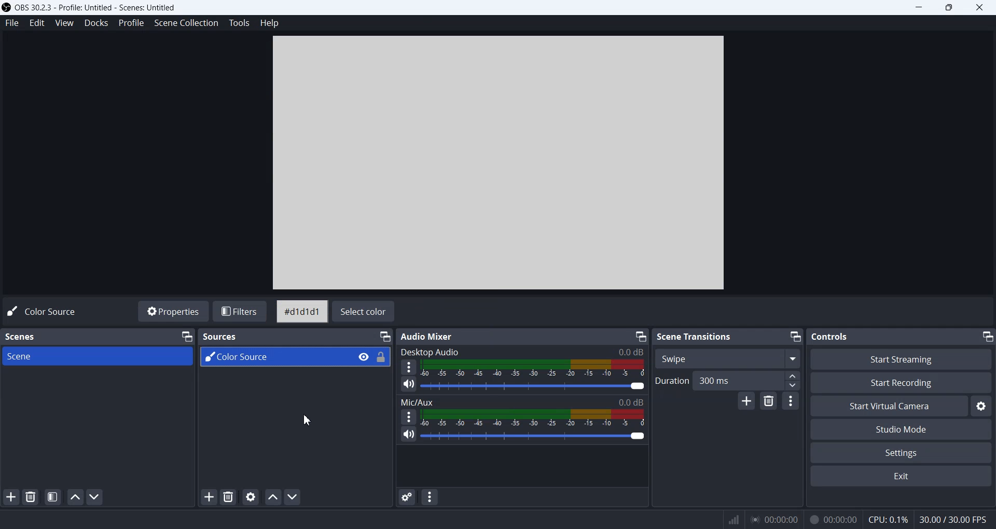 Image resolution: width=996 pixels, height=529 pixels. Describe the element at coordinates (306, 420) in the screenshot. I see `Cursor` at that location.